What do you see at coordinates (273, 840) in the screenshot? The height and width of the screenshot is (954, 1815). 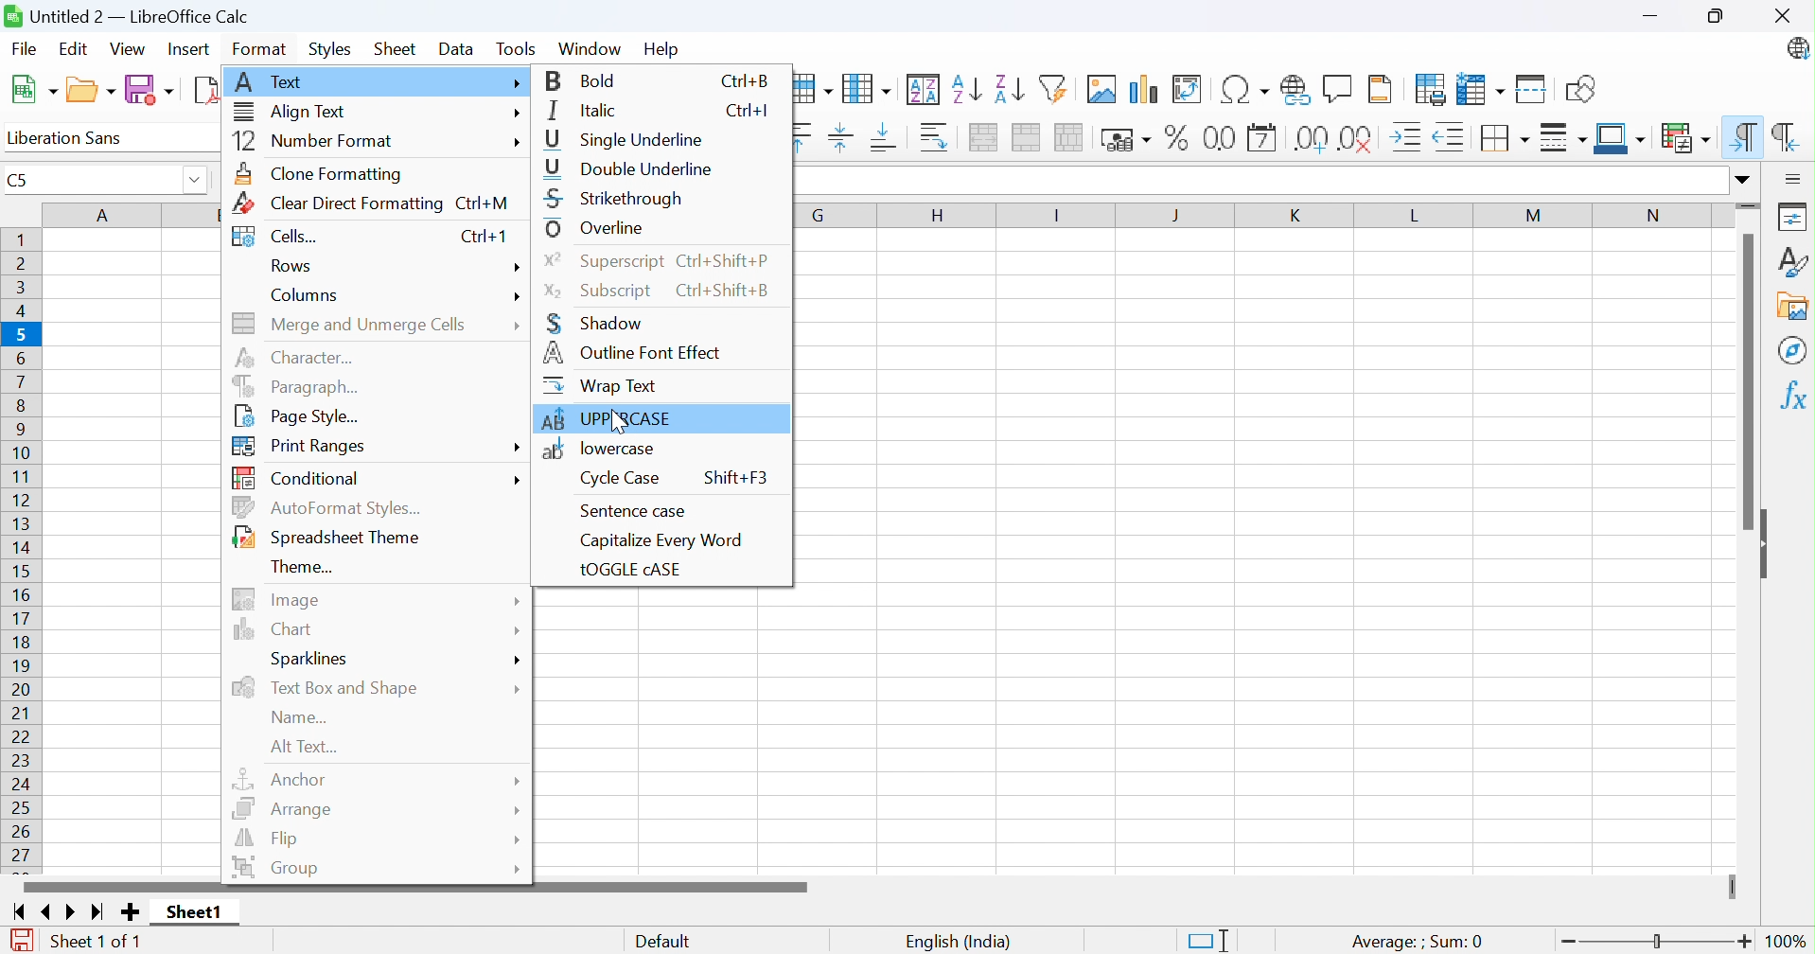 I see `Flip` at bounding box center [273, 840].